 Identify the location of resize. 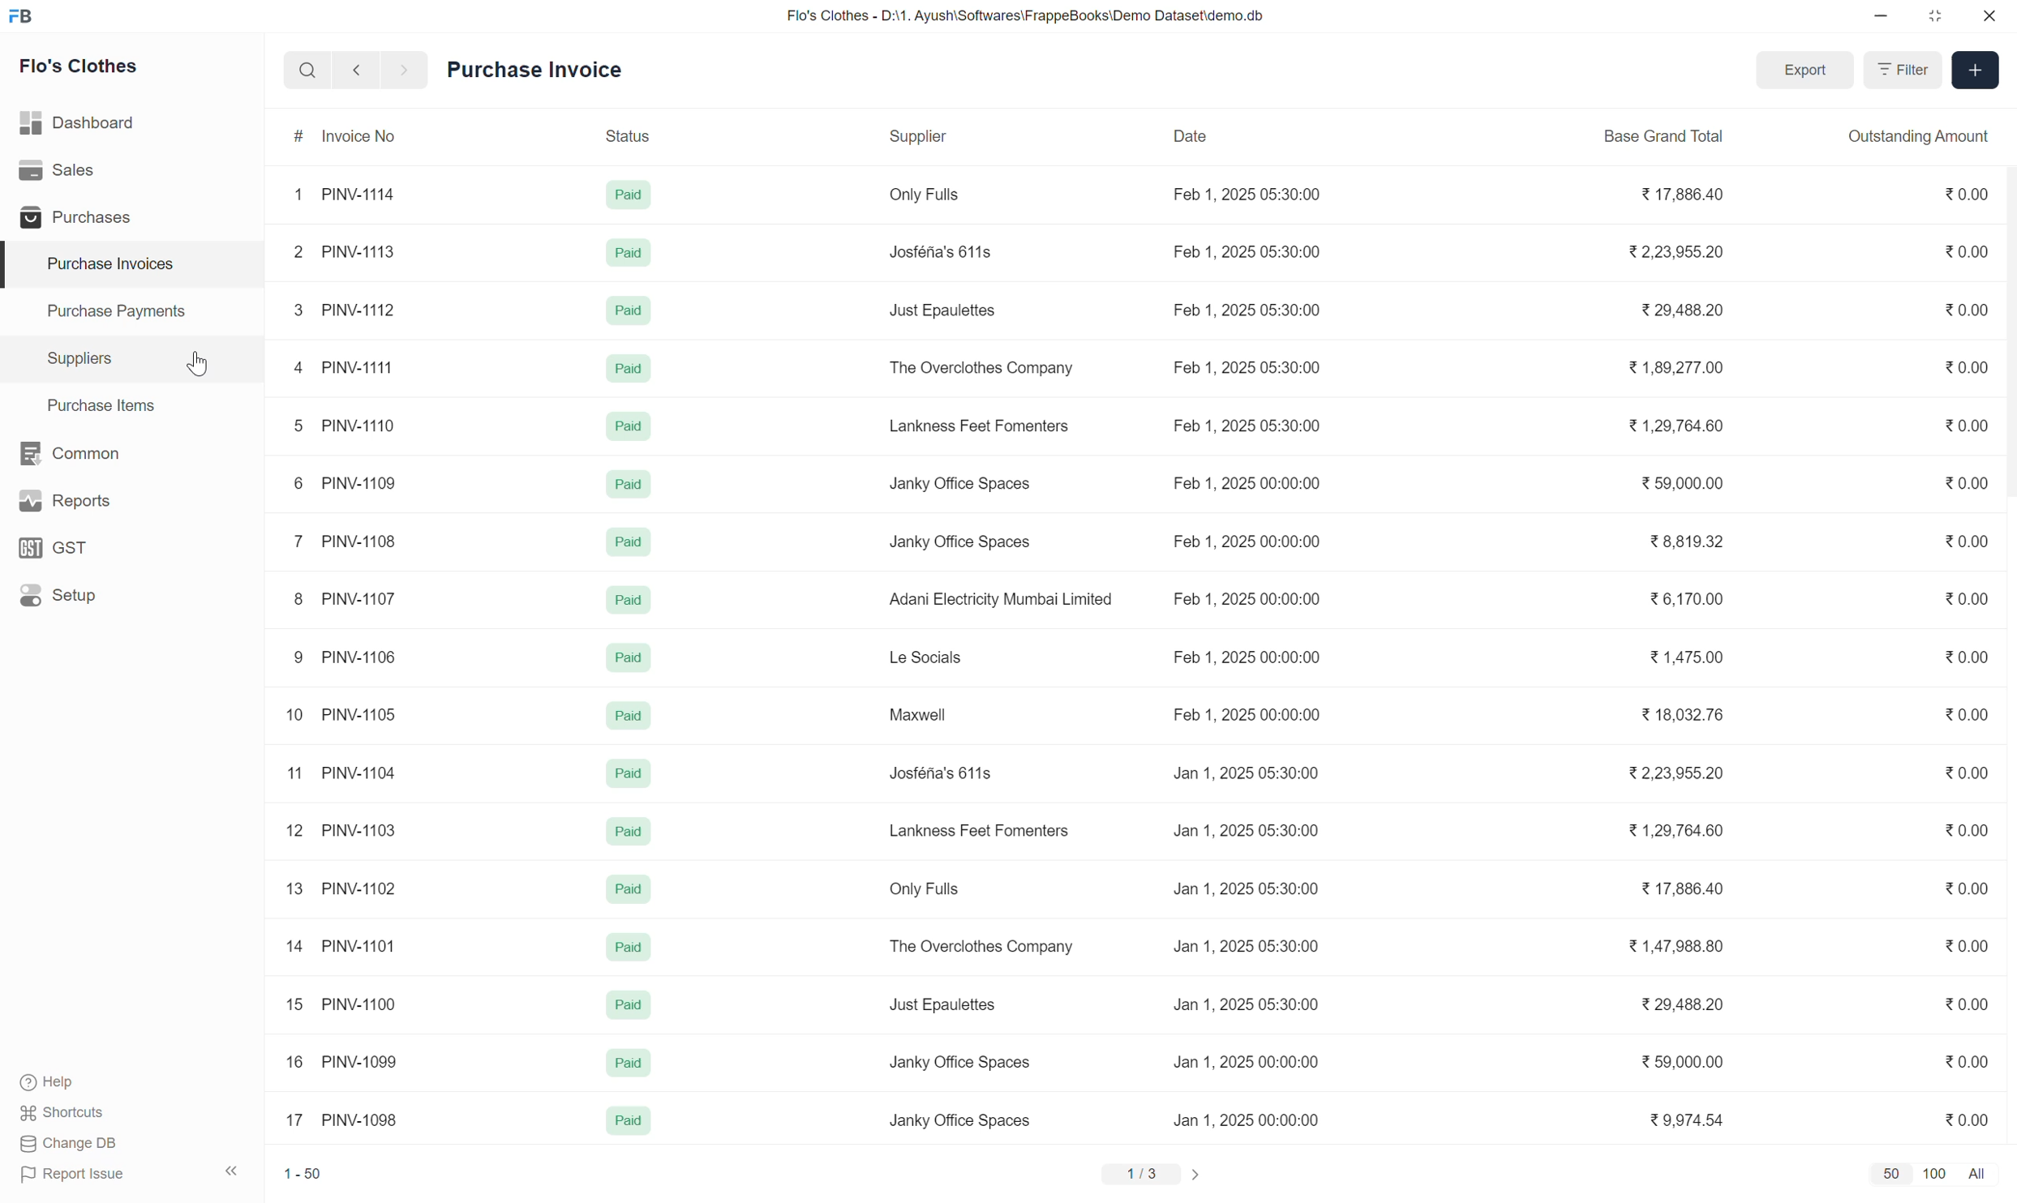
(1933, 16).